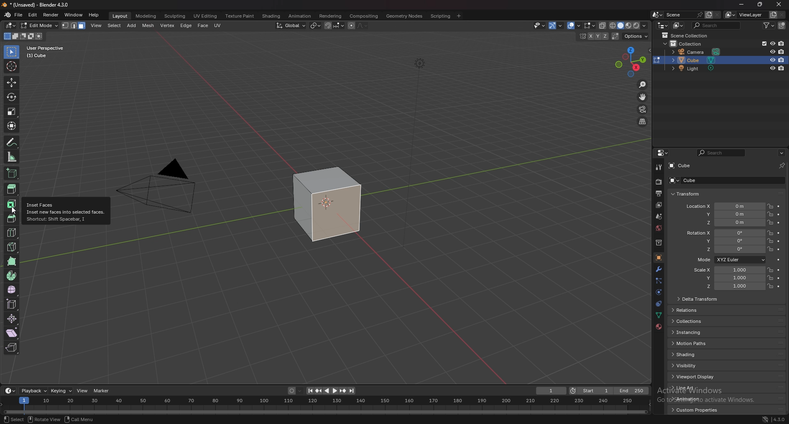 The height and width of the screenshot is (424, 789). I want to click on location z, so click(725, 222).